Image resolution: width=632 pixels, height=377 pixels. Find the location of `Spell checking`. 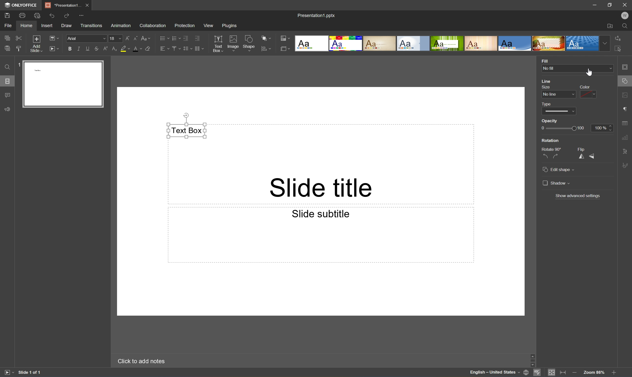

Spell checking is located at coordinates (537, 373).